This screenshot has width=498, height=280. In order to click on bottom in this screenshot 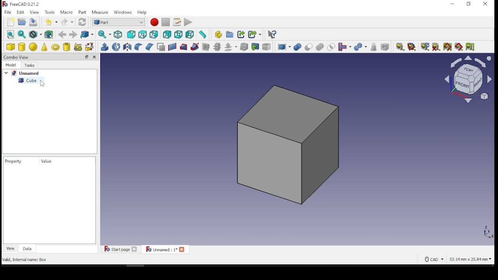, I will do `click(178, 35)`.